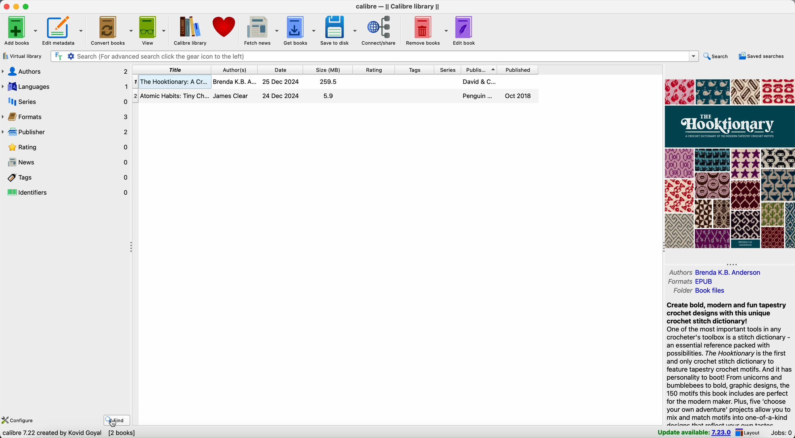 The height and width of the screenshot is (438, 795). What do you see at coordinates (327, 69) in the screenshot?
I see `size` at bounding box center [327, 69].